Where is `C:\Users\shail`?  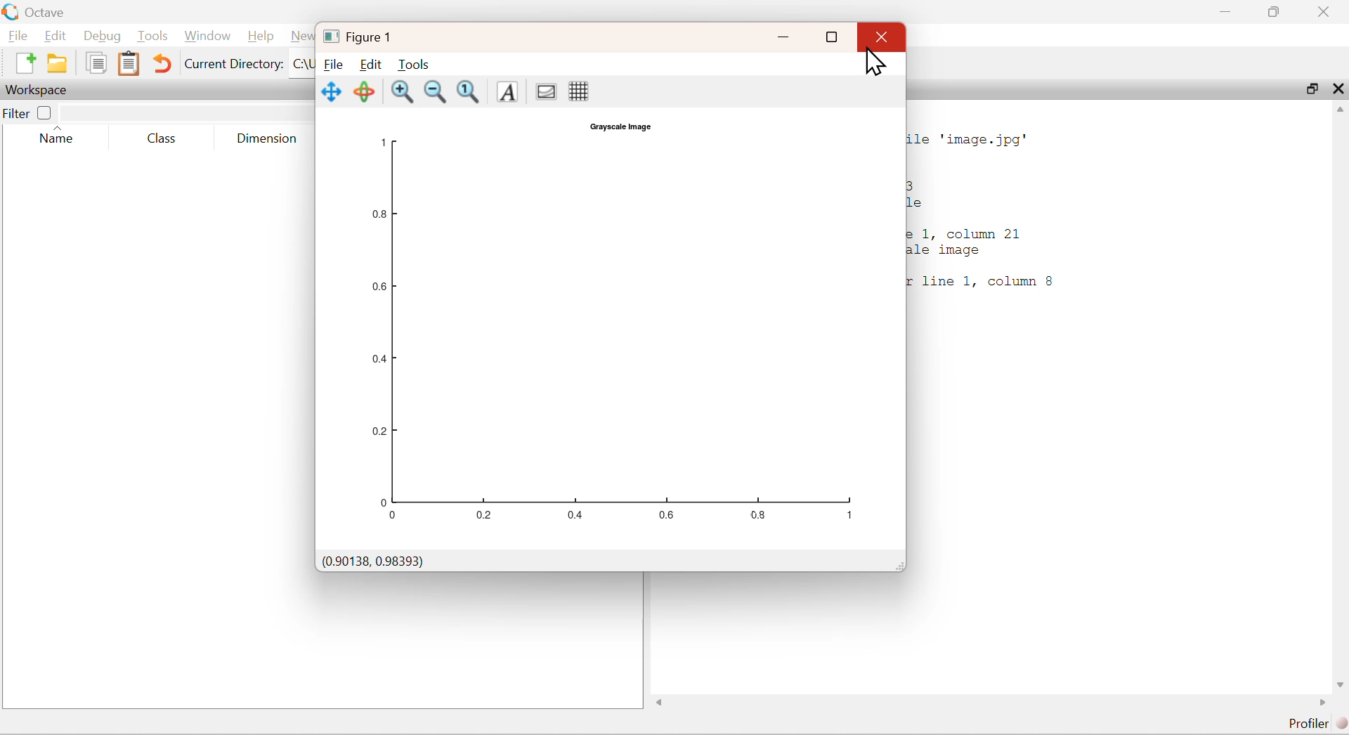
C:\Users\shail is located at coordinates (301, 64).